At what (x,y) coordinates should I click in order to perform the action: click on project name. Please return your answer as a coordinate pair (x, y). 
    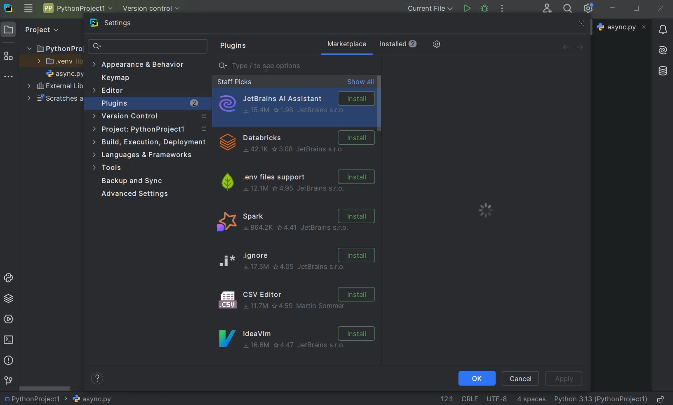
    Looking at the image, I should click on (77, 8).